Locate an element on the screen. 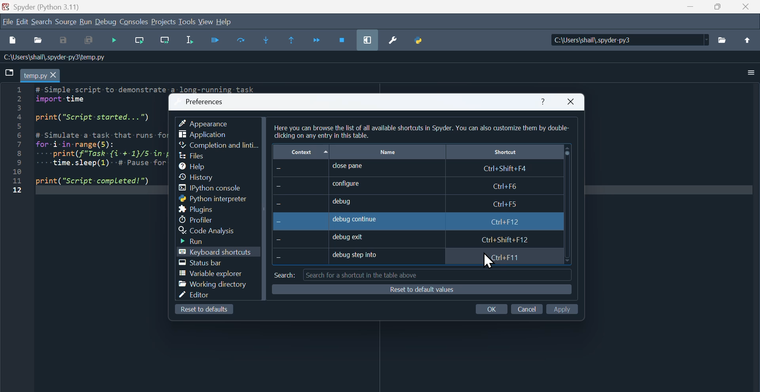 Image resolution: width=760 pixels, height=392 pixels.  is located at coordinates (57, 58).